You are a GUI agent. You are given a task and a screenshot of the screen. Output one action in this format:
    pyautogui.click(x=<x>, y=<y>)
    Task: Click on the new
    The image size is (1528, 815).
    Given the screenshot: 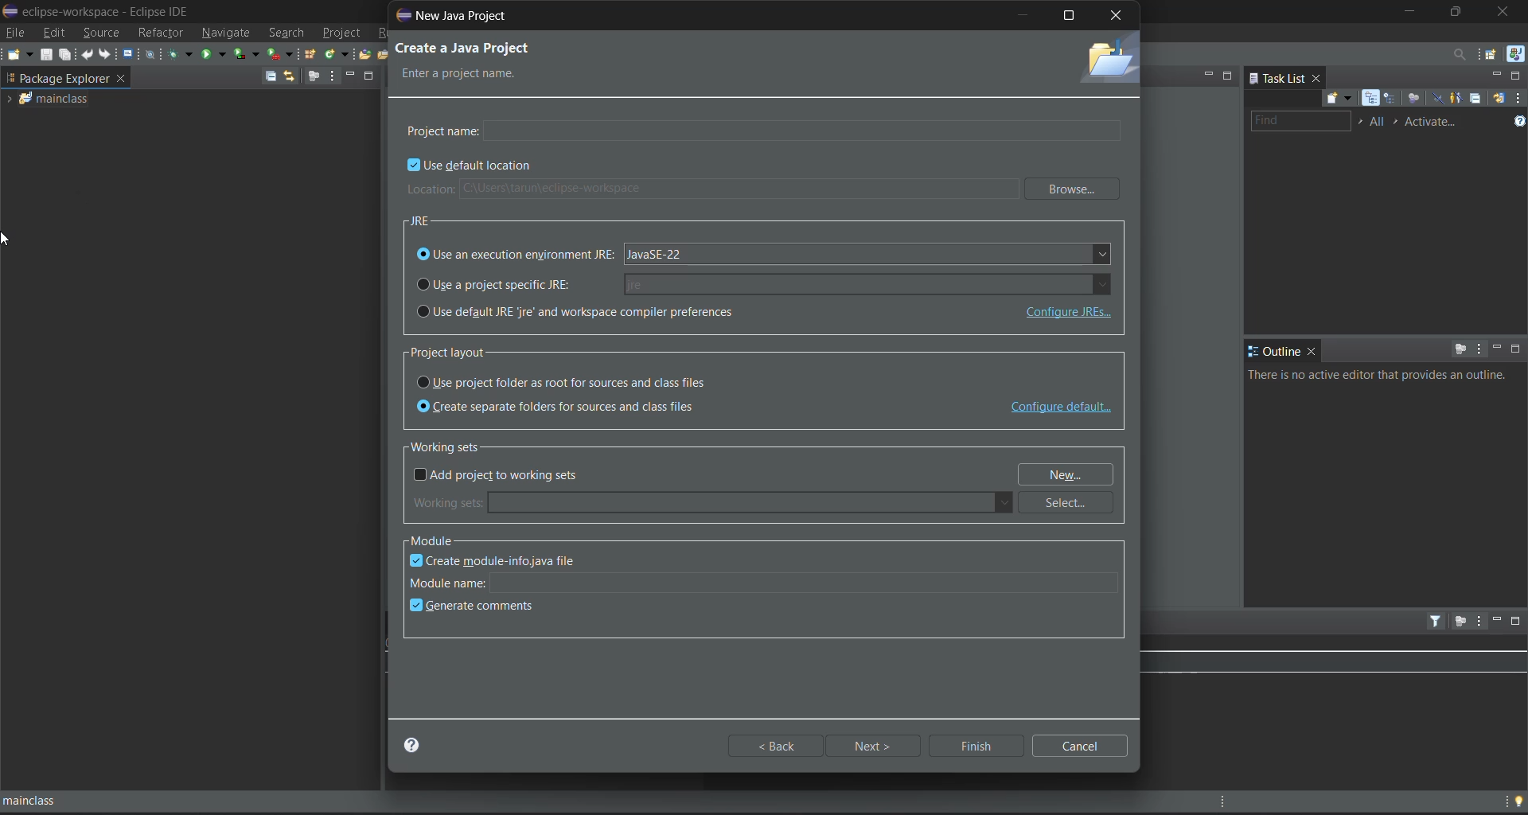 What is the action you would take?
    pyautogui.click(x=20, y=54)
    